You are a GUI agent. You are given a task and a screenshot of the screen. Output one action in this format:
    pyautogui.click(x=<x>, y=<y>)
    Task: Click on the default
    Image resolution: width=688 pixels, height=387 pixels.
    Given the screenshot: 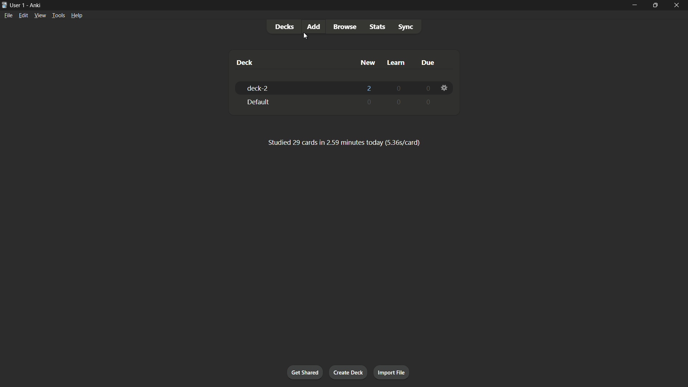 What is the action you would take?
    pyautogui.click(x=257, y=102)
    